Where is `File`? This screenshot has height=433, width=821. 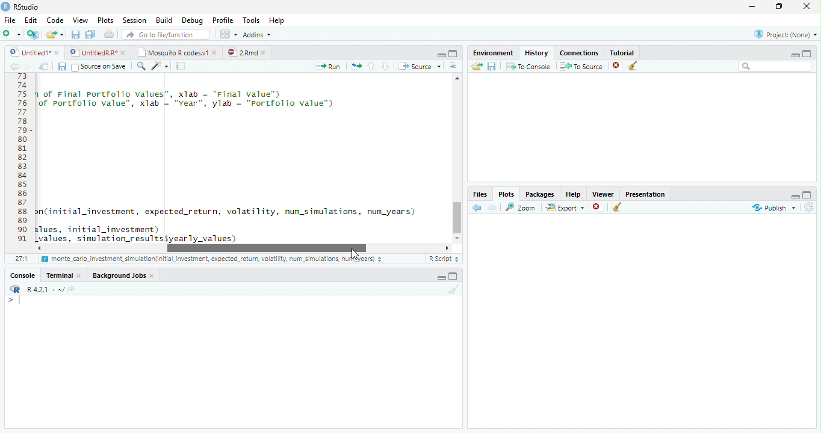 File is located at coordinates (9, 20).